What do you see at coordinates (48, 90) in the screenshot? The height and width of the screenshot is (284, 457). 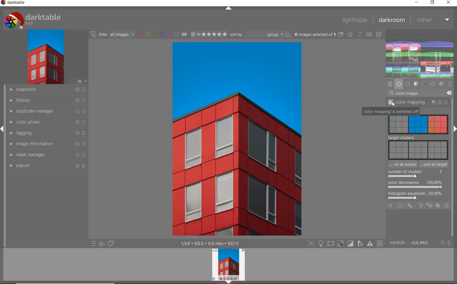 I see `snapshot` at bounding box center [48, 90].